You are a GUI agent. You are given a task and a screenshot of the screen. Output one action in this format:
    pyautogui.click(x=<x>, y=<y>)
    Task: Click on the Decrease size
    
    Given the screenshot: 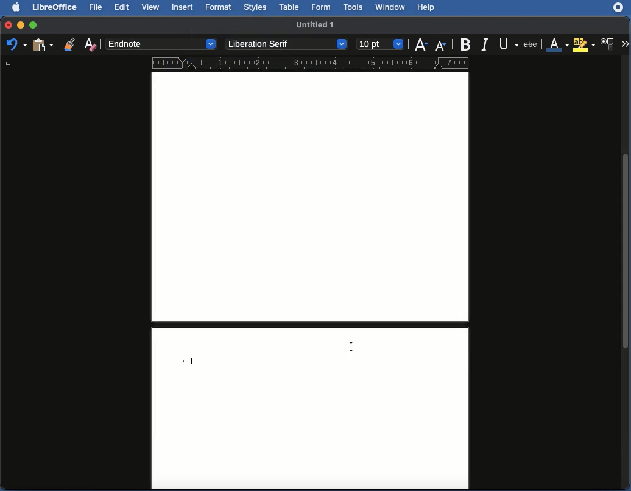 What is the action you would take?
    pyautogui.click(x=442, y=43)
    